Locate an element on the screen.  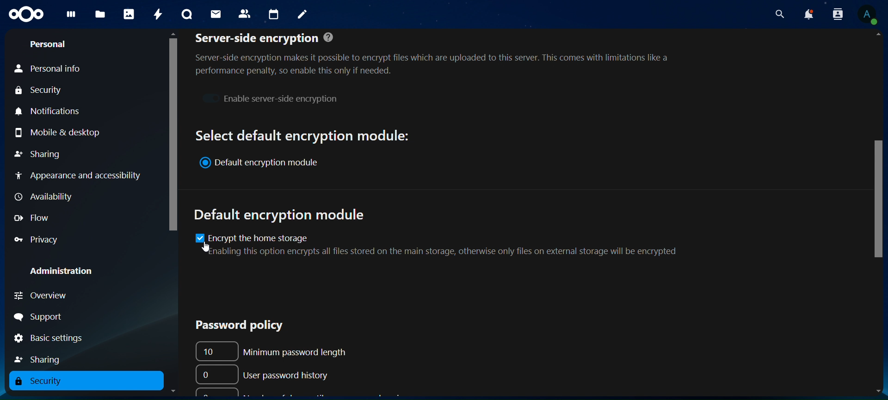
basic settings is located at coordinates (49, 339).